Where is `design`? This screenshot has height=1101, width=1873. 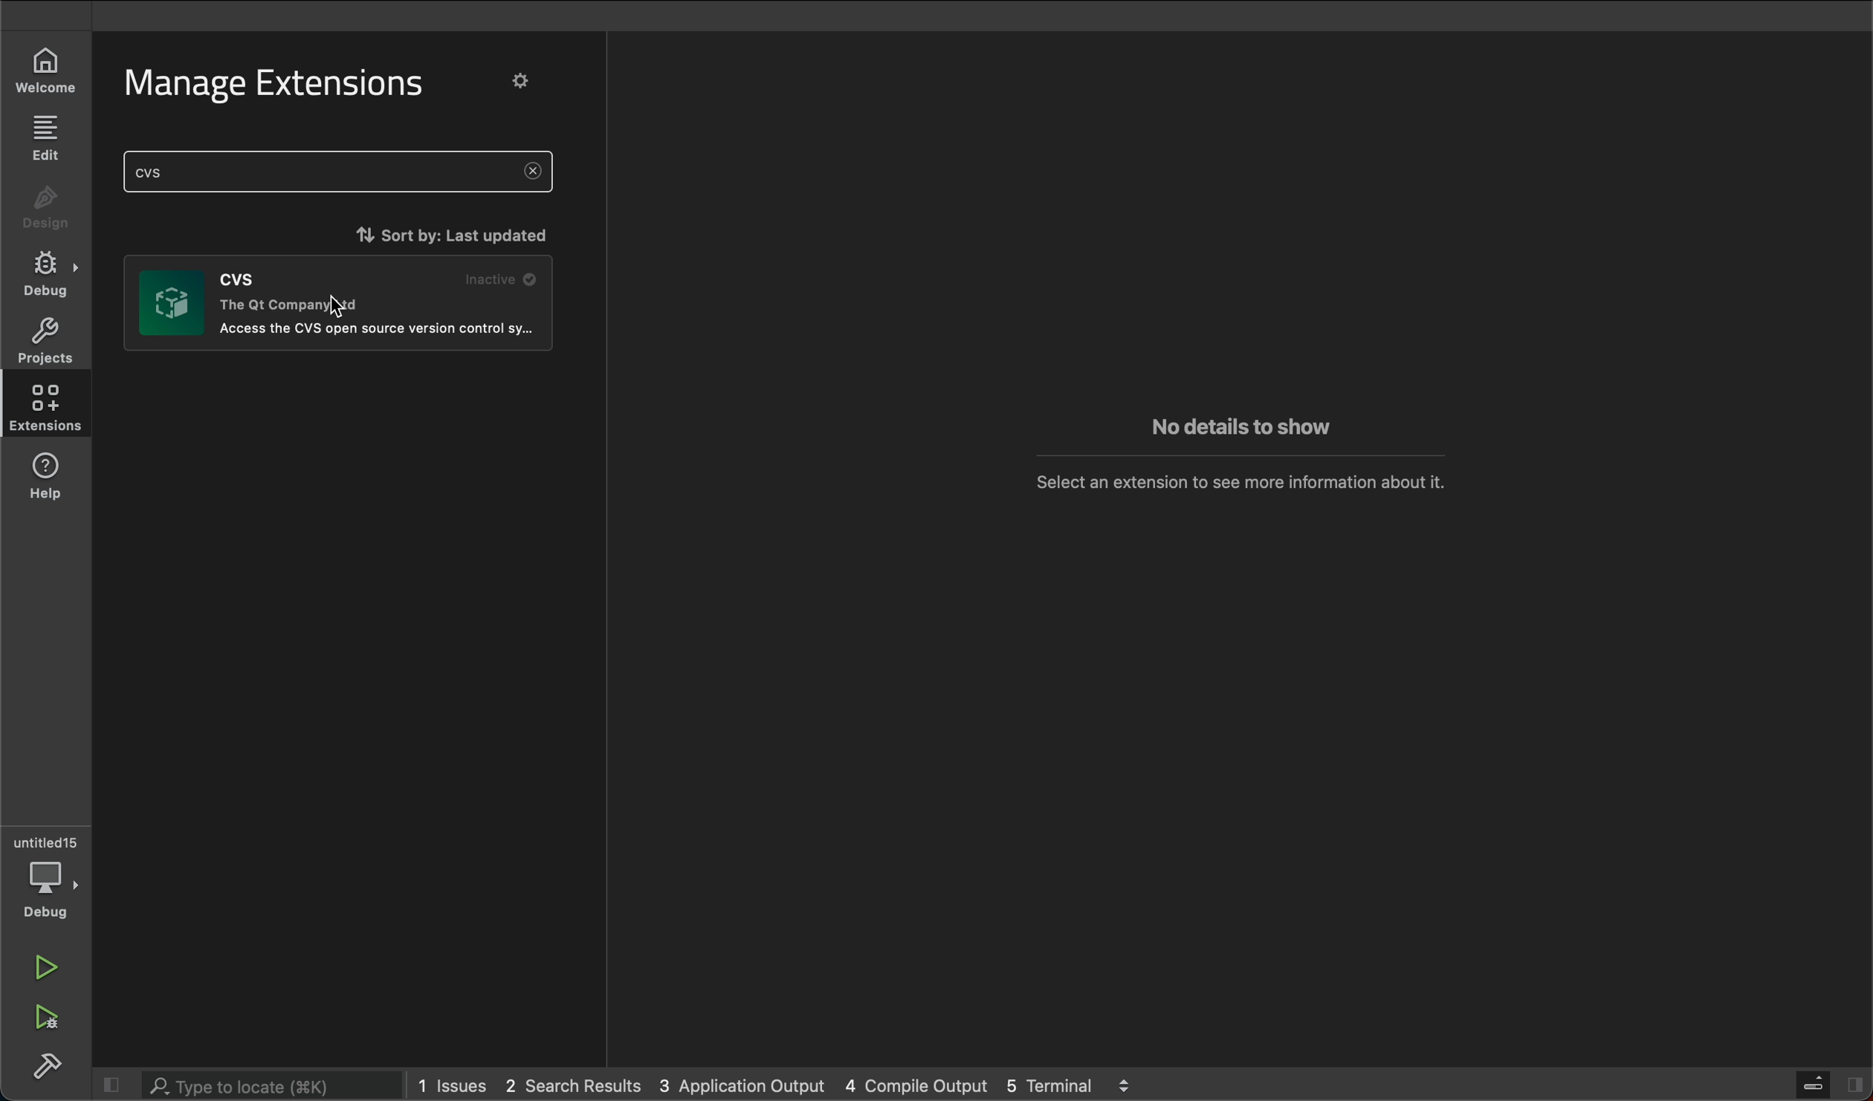
design is located at coordinates (45, 211).